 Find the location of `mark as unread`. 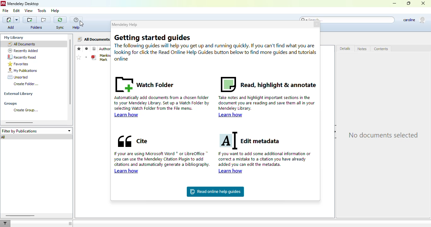

mark as unread is located at coordinates (86, 57).